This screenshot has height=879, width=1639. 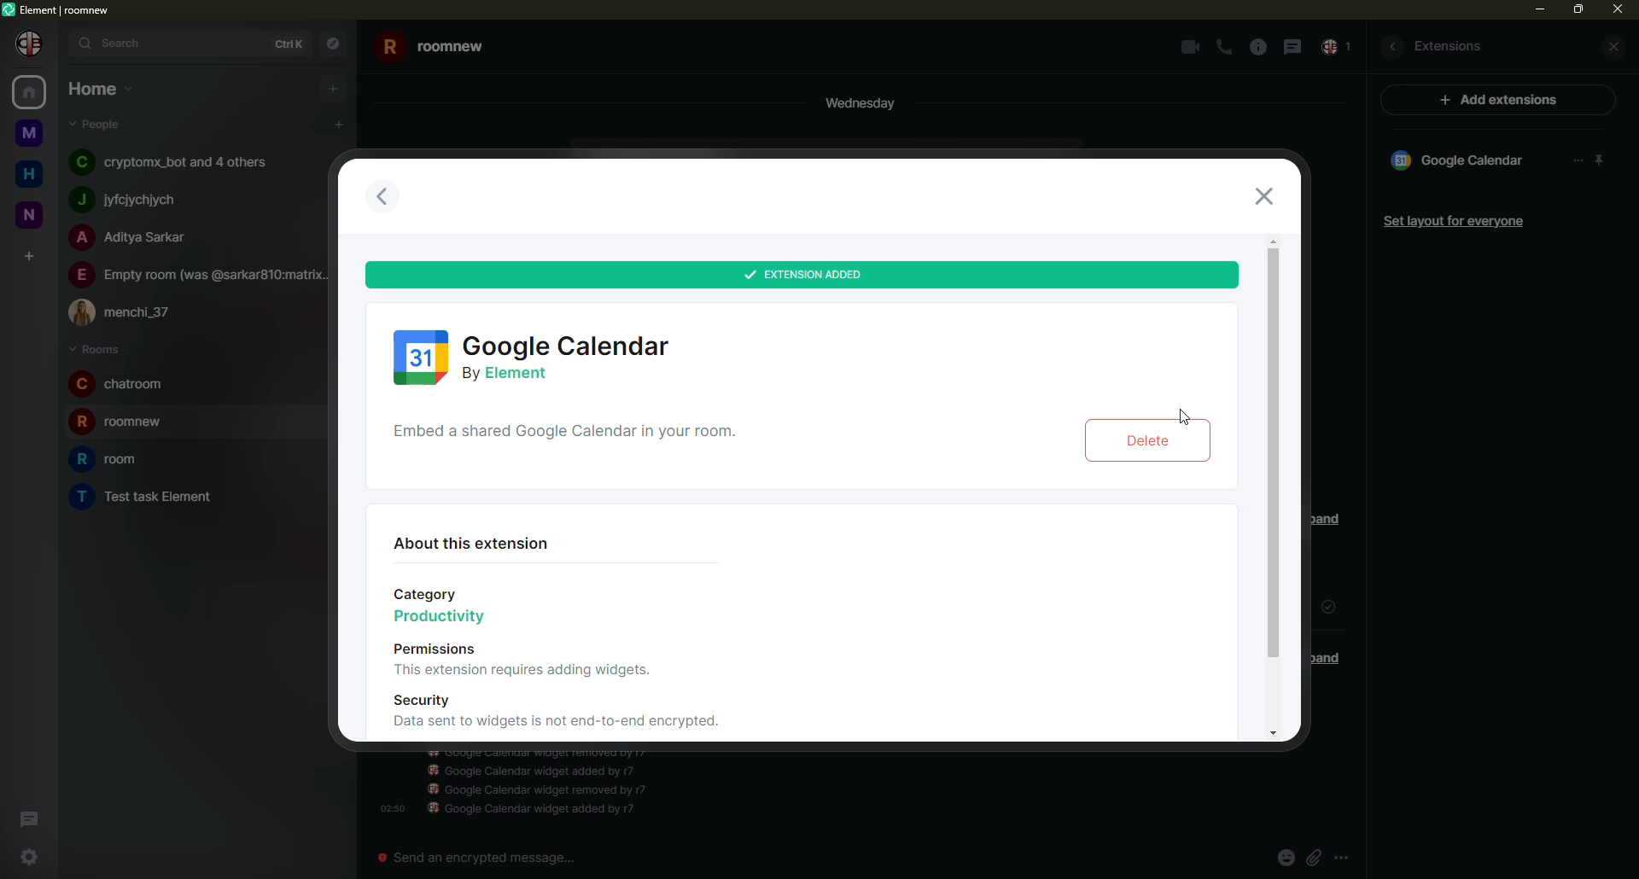 I want to click on min, so click(x=1534, y=9).